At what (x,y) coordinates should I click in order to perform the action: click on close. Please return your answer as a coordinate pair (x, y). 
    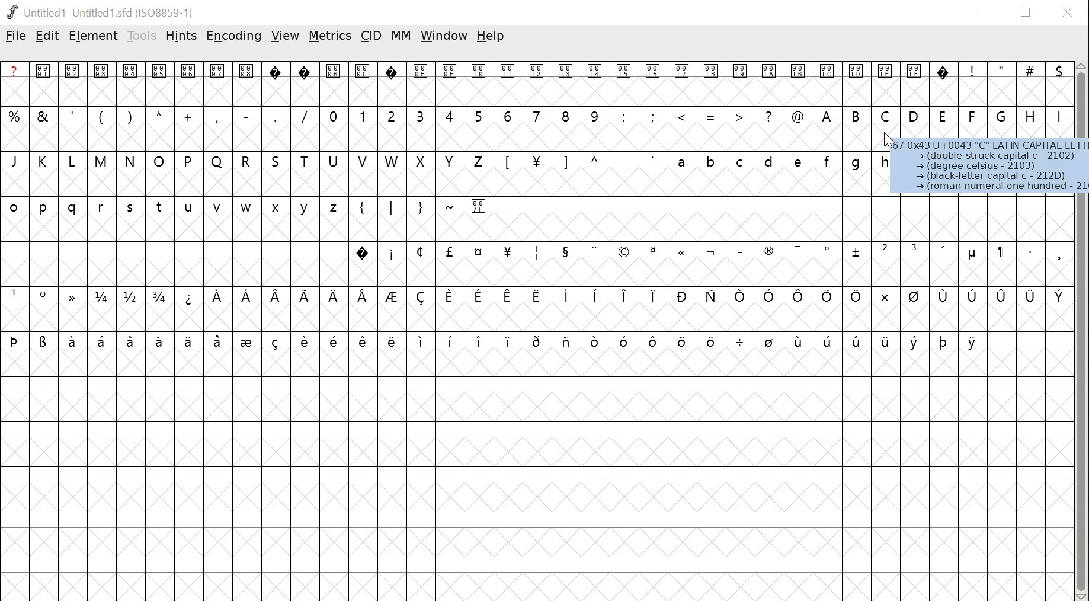
    Looking at the image, I should click on (1069, 12).